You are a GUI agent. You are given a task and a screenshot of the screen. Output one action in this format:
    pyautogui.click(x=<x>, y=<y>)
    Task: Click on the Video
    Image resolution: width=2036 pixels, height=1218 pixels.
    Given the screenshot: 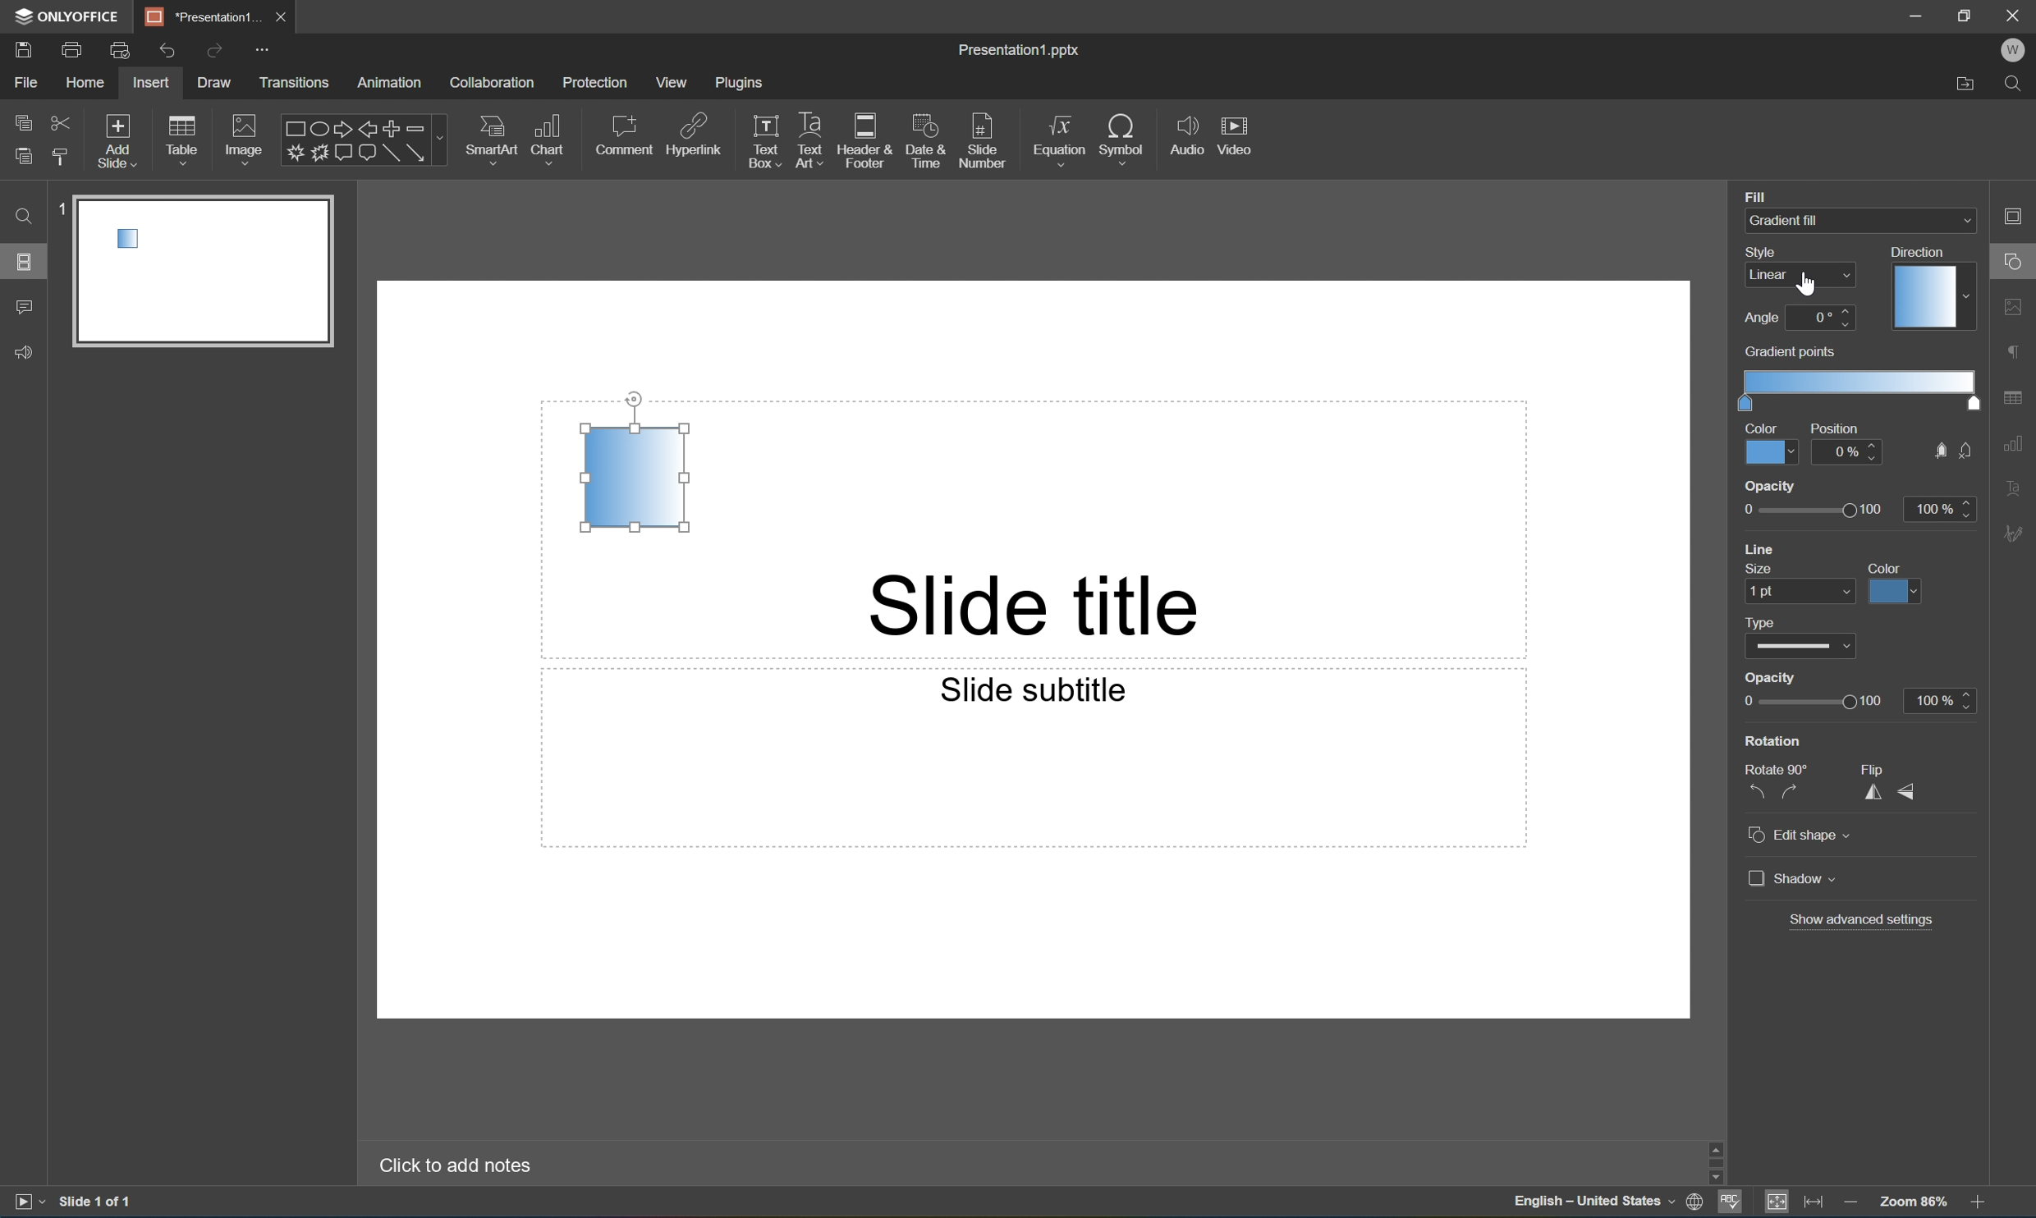 What is the action you would take?
    pyautogui.click(x=1233, y=134)
    